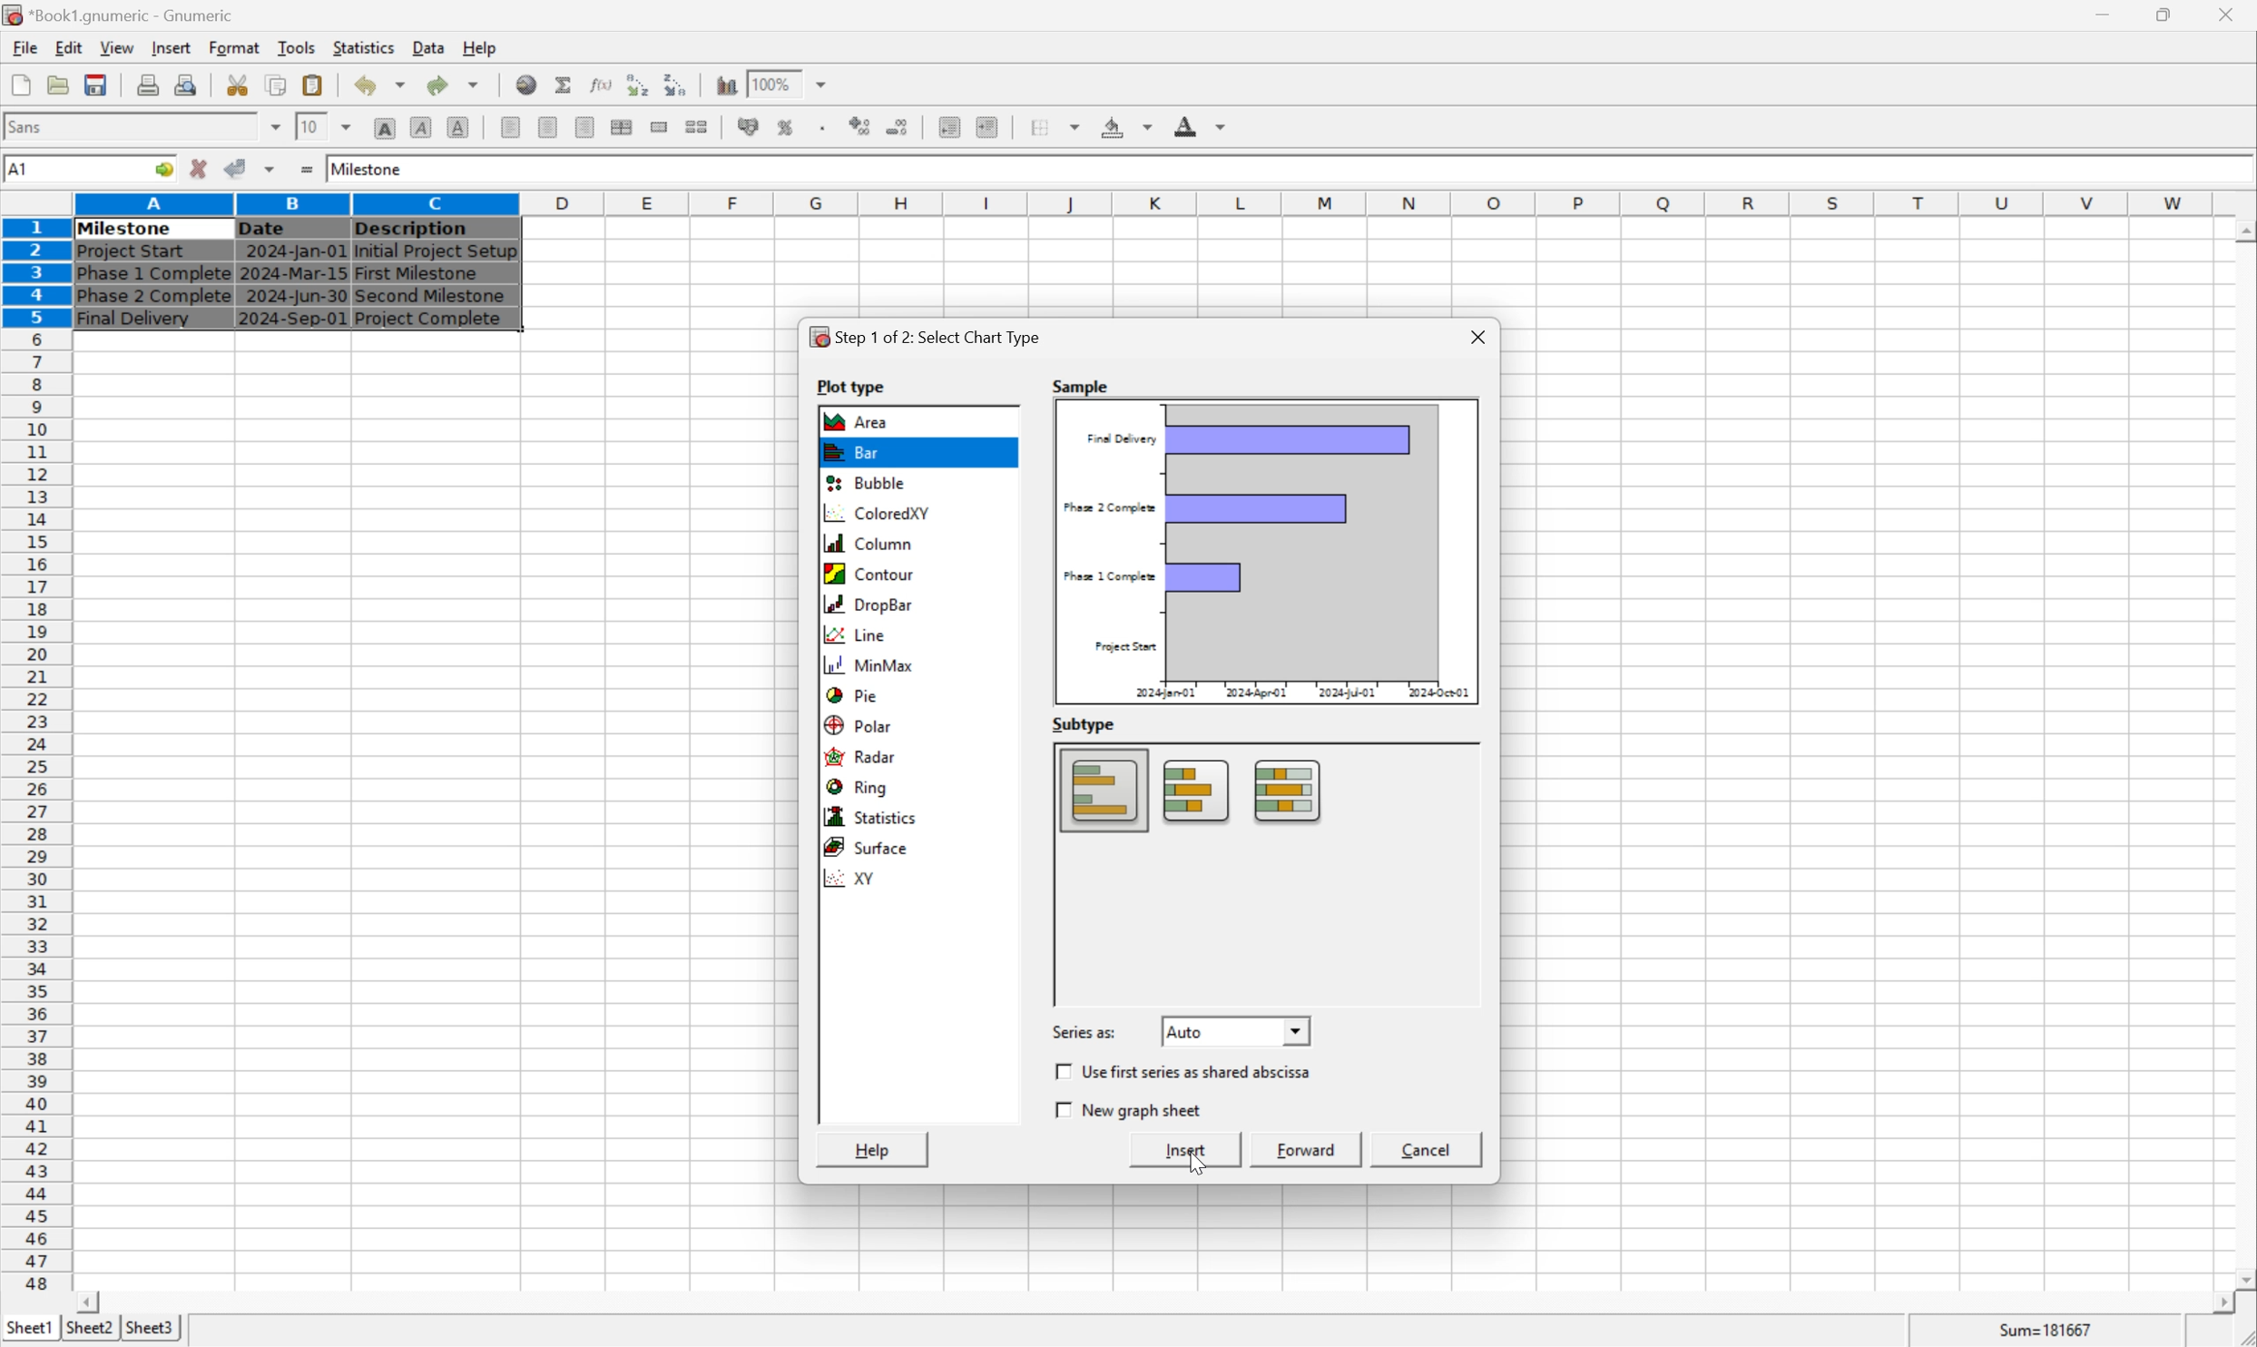  What do you see at coordinates (61, 84) in the screenshot?
I see `open a file` at bounding box center [61, 84].